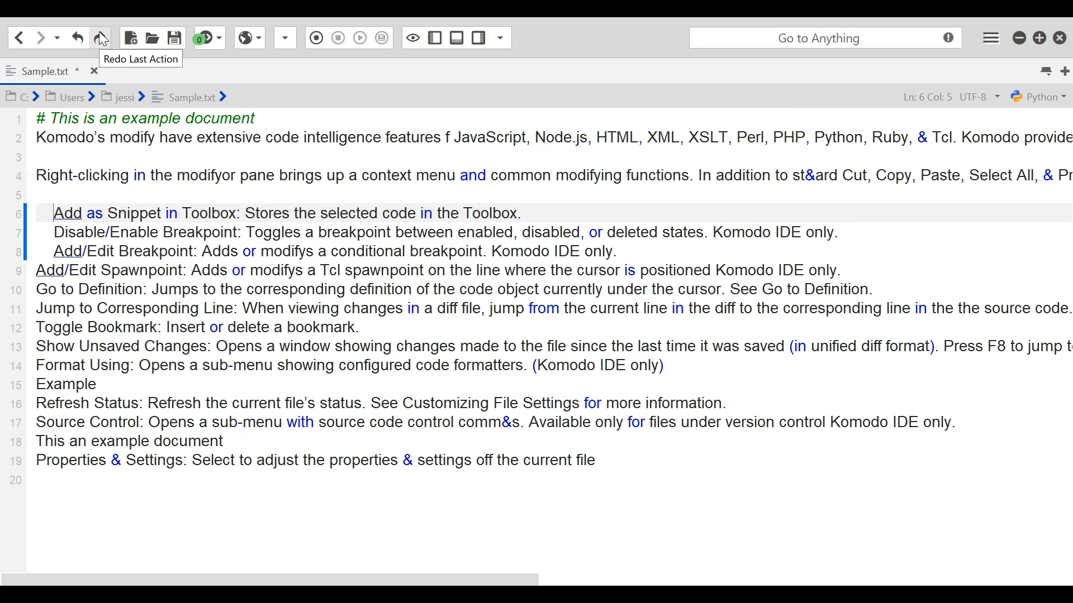 The width and height of the screenshot is (1073, 603). Describe the element at coordinates (152, 36) in the screenshot. I see `Open File` at that location.